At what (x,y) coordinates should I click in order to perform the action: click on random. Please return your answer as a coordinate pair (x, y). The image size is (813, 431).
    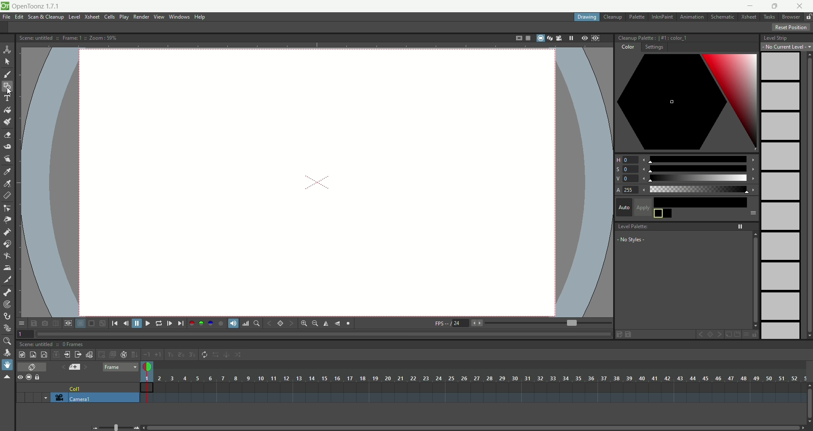
    Looking at the image, I should click on (241, 356).